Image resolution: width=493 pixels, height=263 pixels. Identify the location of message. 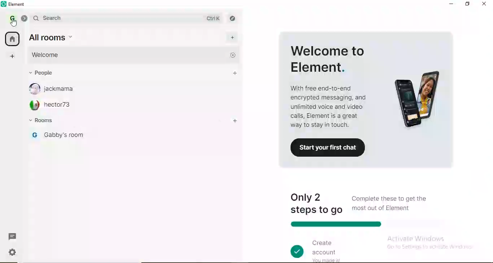
(14, 238).